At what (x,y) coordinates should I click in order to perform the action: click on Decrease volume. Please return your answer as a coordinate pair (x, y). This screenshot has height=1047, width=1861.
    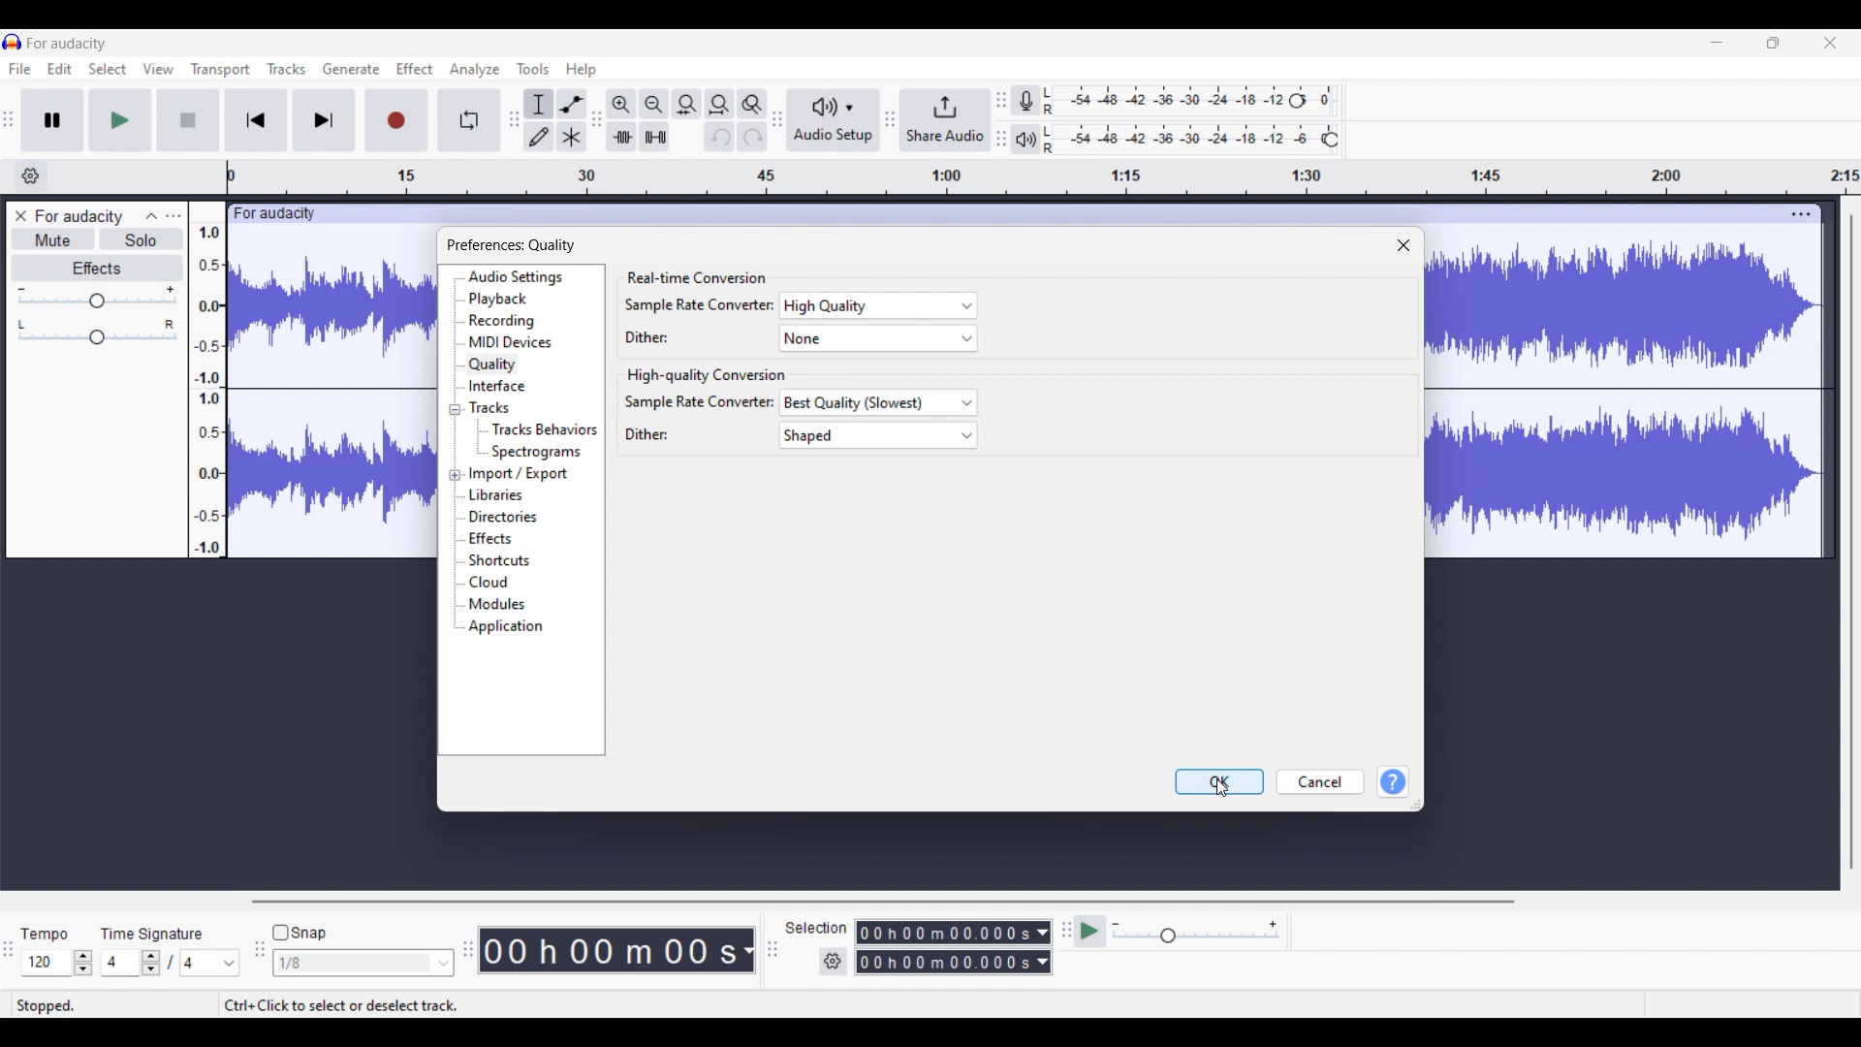
    Looking at the image, I should click on (20, 290).